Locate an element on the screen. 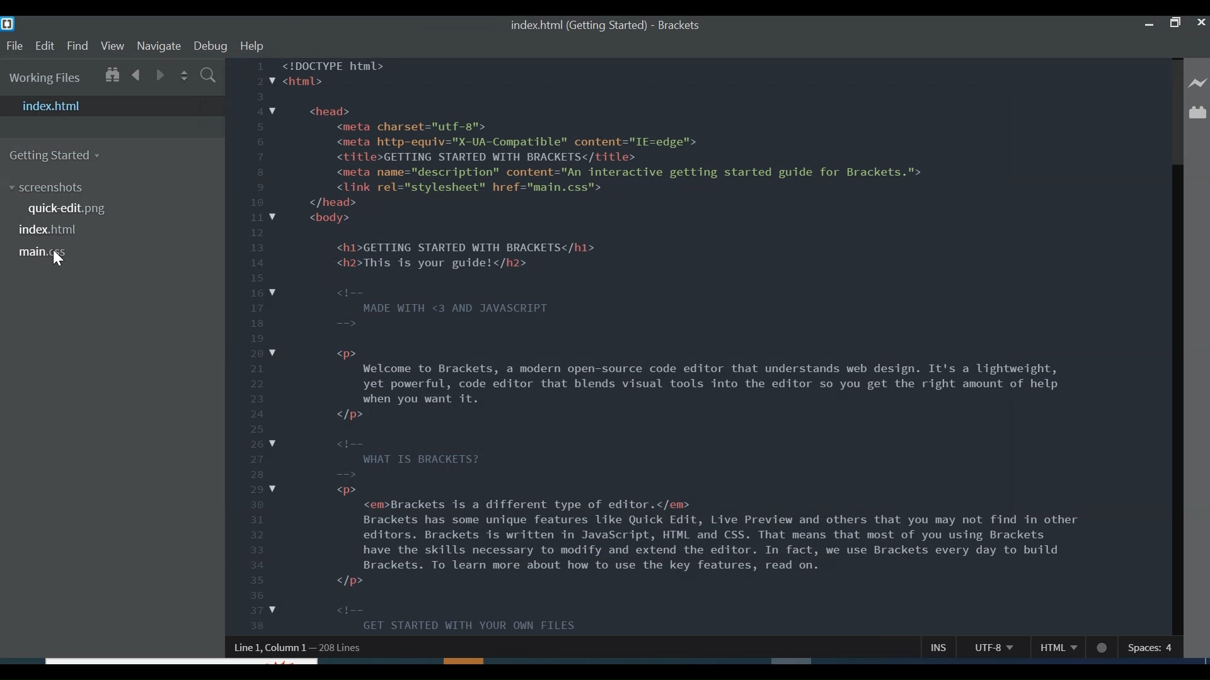 This screenshot has height=680, width=1210. Vertical Scroll bar is located at coordinates (1177, 399).